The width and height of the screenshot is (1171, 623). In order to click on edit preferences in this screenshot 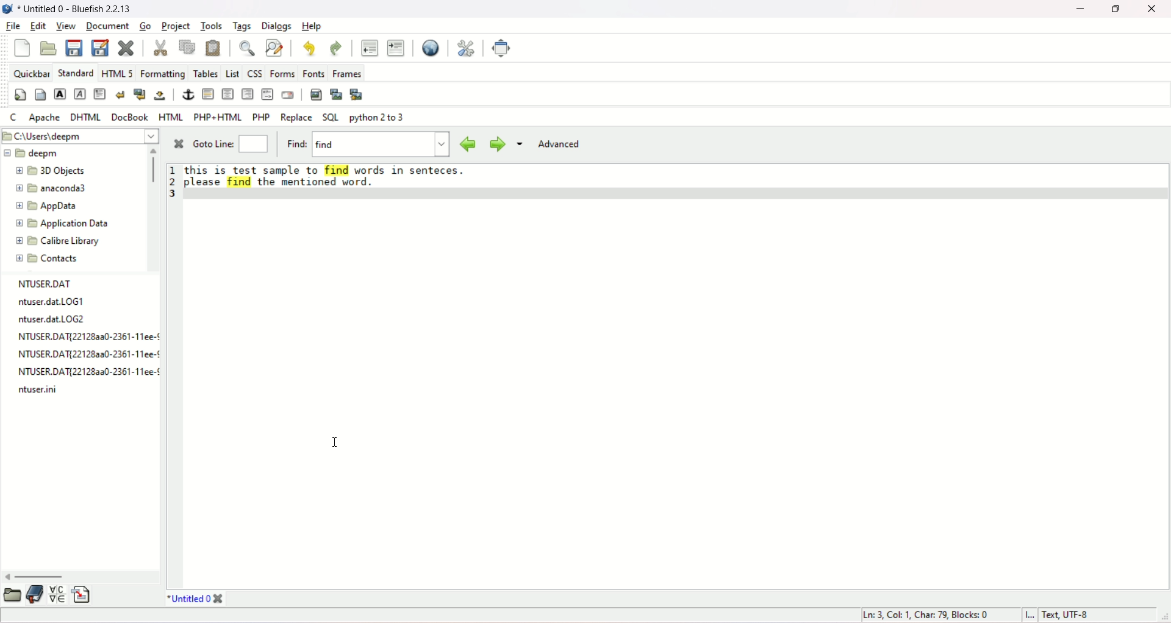, I will do `click(467, 47)`.